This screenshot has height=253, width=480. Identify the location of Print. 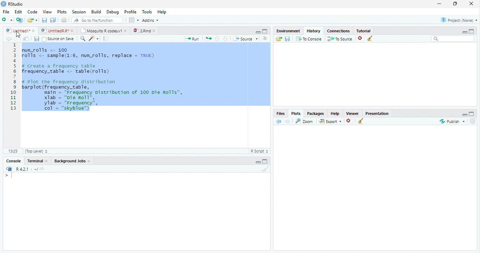
(64, 20).